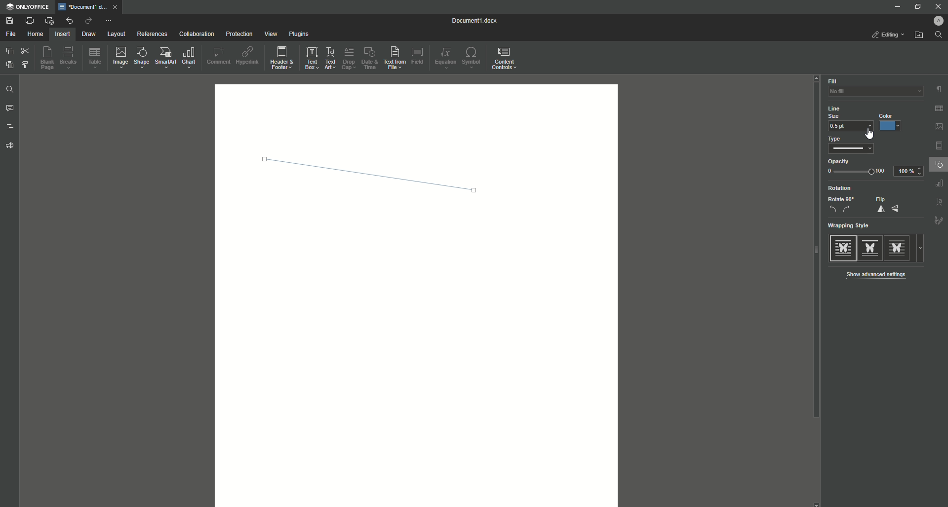 This screenshot has height=507, width=948. What do you see at coordinates (939, 6) in the screenshot?
I see `Close` at bounding box center [939, 6].